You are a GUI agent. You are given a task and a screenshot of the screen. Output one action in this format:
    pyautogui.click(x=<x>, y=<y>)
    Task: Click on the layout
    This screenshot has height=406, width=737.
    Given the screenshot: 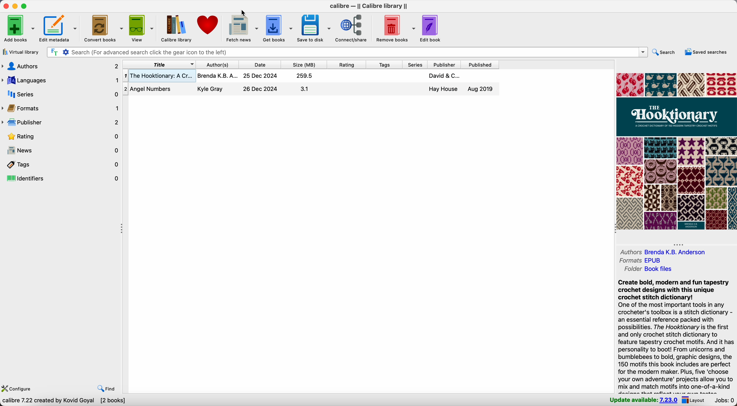 What is the action you would take?
    pyautogui.click(x=693, y=400)
    